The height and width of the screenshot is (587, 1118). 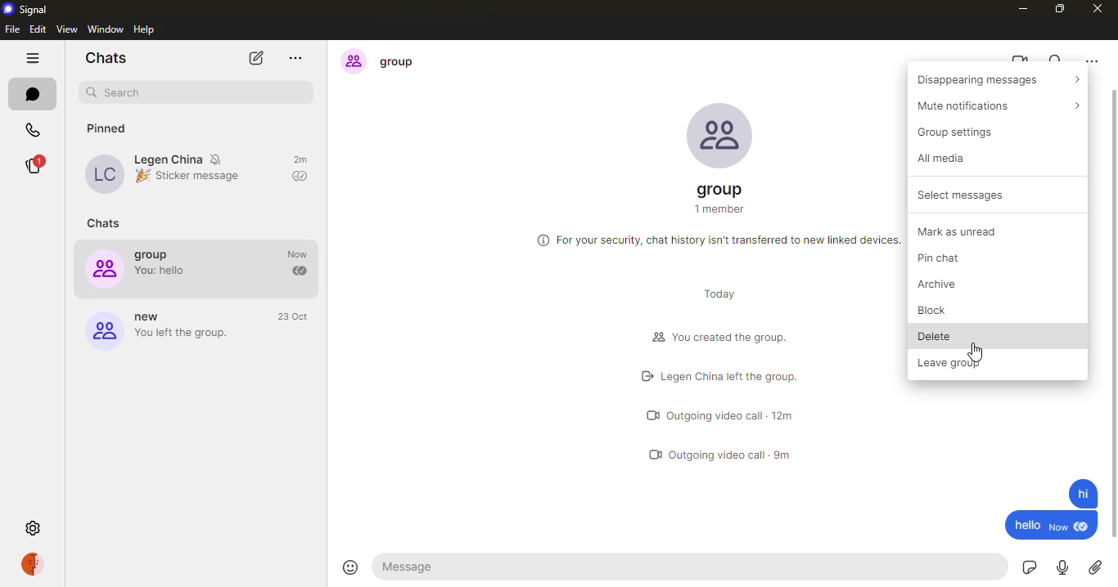 I want to click on new, so click(x=150, y=316).